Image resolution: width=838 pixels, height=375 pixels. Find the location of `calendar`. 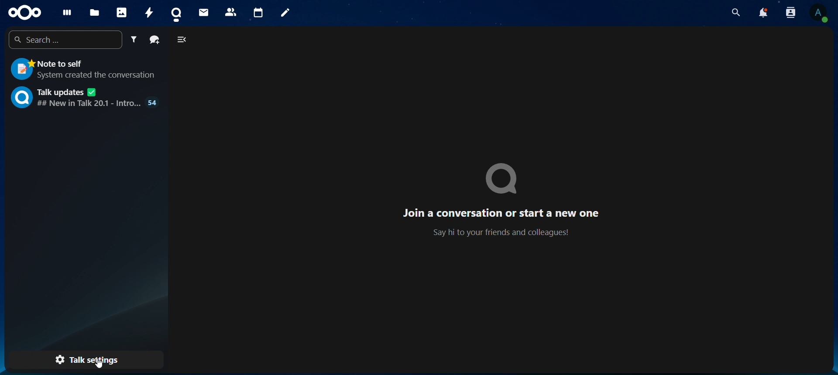

calendar is located at coordinates (258, 10).